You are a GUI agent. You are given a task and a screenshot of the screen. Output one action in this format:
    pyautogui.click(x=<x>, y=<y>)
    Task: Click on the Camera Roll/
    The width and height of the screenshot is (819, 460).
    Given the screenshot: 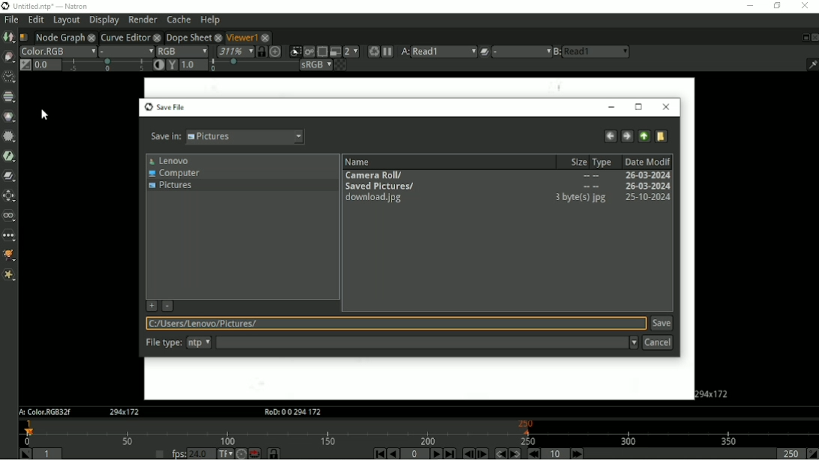 What is the action you would take?
    pyautogui.click(x=508, y=176)
    